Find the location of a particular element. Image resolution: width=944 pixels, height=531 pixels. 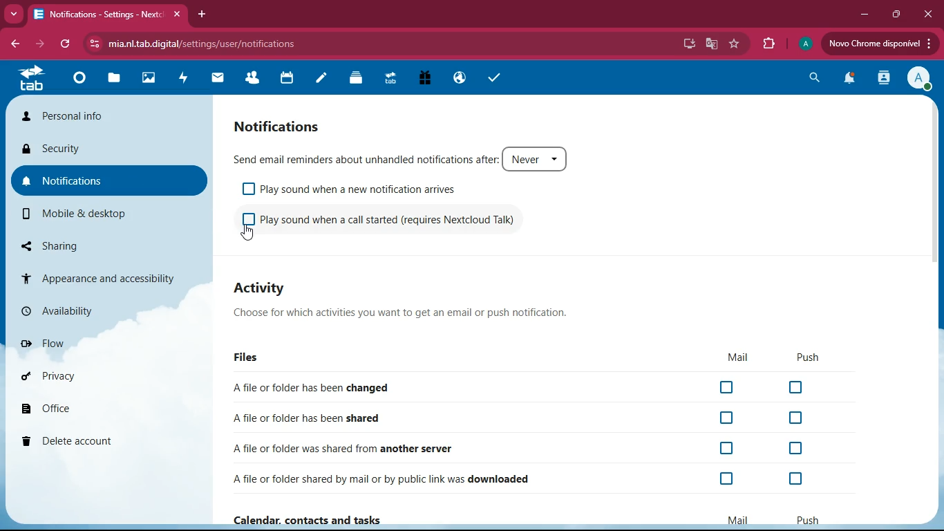

search is located at coordinates (813, 77).